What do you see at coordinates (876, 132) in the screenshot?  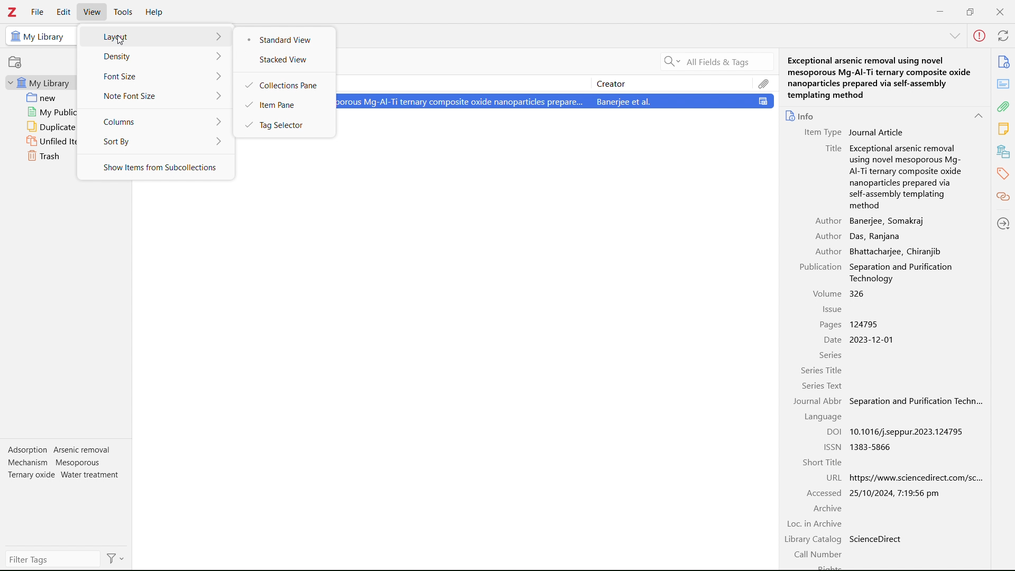 I see `Journal Article` at bounding box center [876, 132].